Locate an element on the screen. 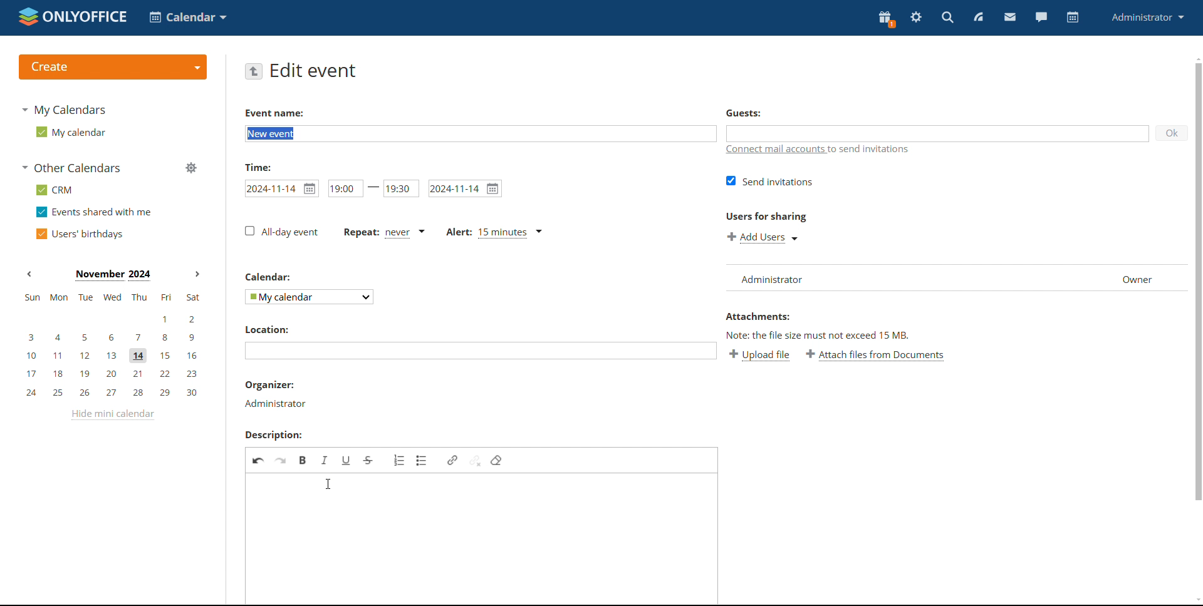 The image size is (1203, 606). time is located at coordinates (262, 167).